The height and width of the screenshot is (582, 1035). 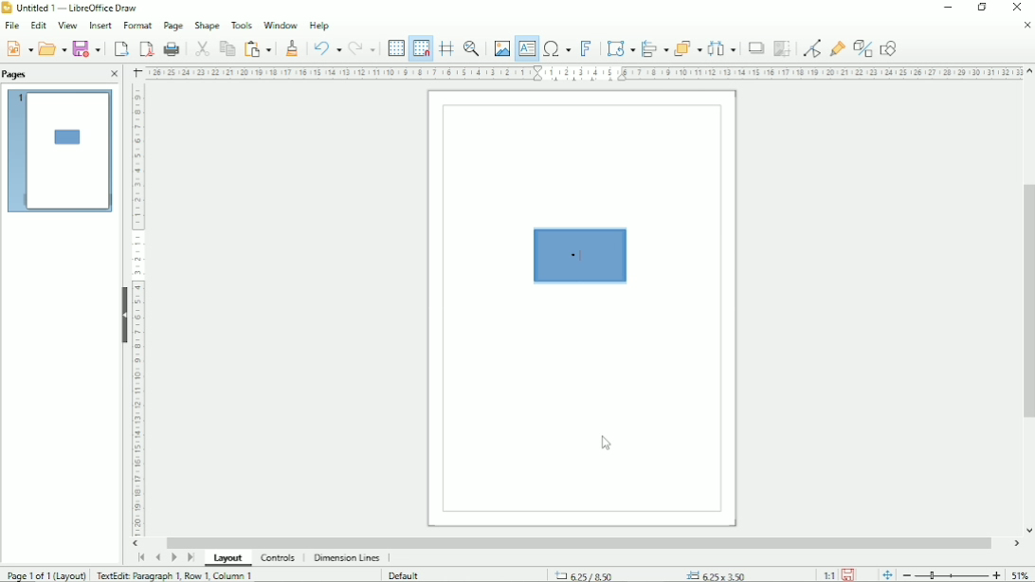 What do you see at coordinates (848, 575) in the screenshot?
I see `Save` at bounding box center [848, 575].